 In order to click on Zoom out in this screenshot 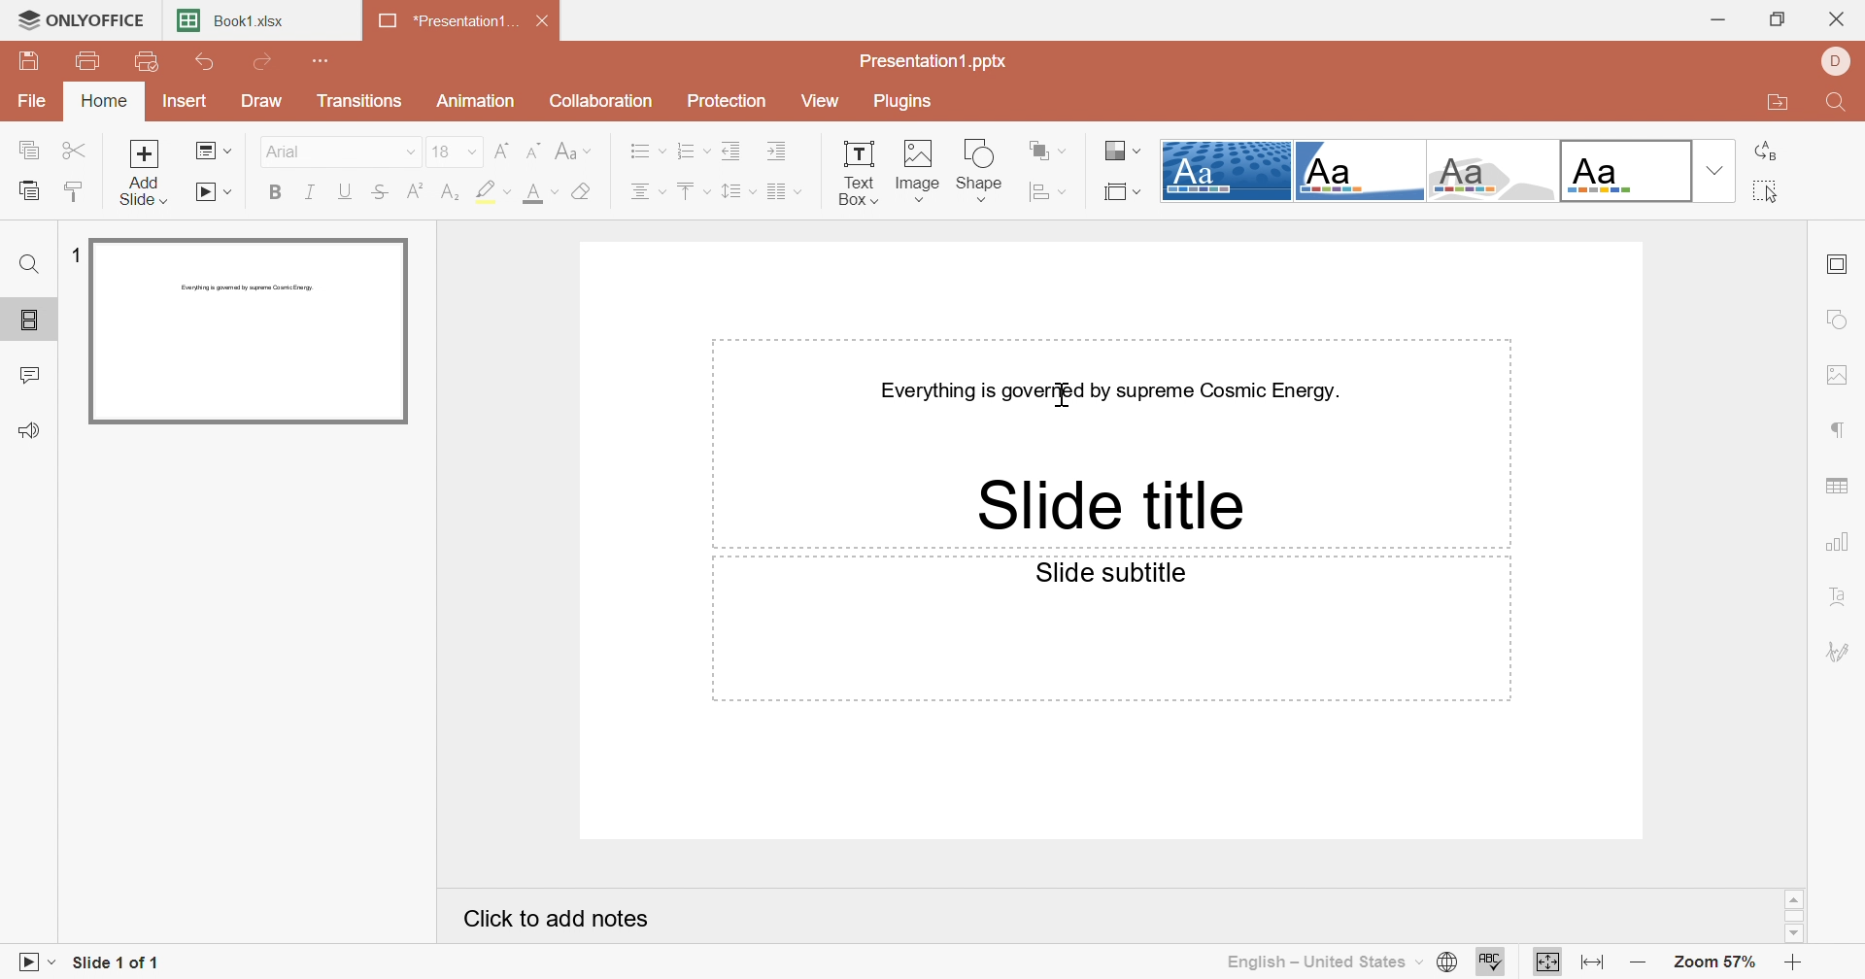, I will do `click(1638, 961)`.